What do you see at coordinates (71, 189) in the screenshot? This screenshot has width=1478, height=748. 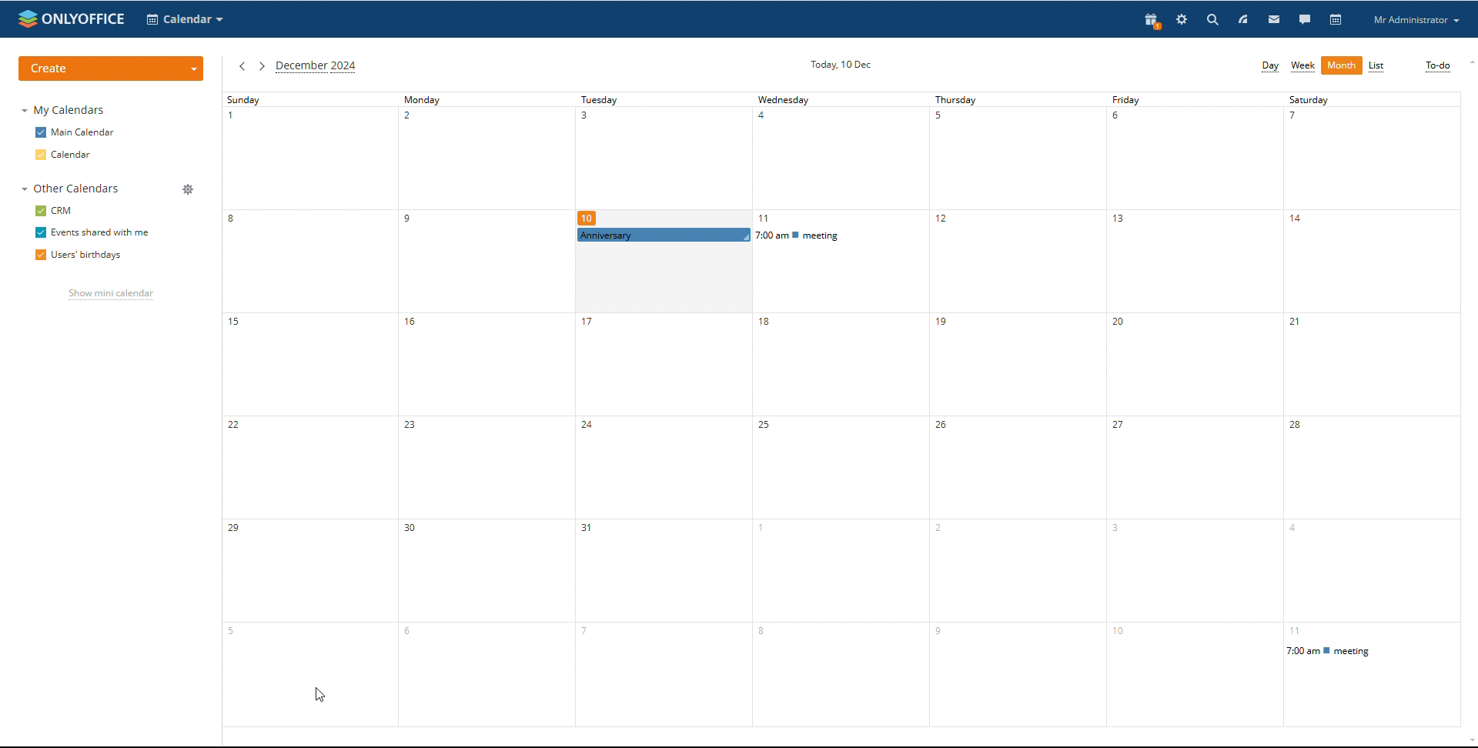 I see `other calendars` at bounding box center [71, 189].